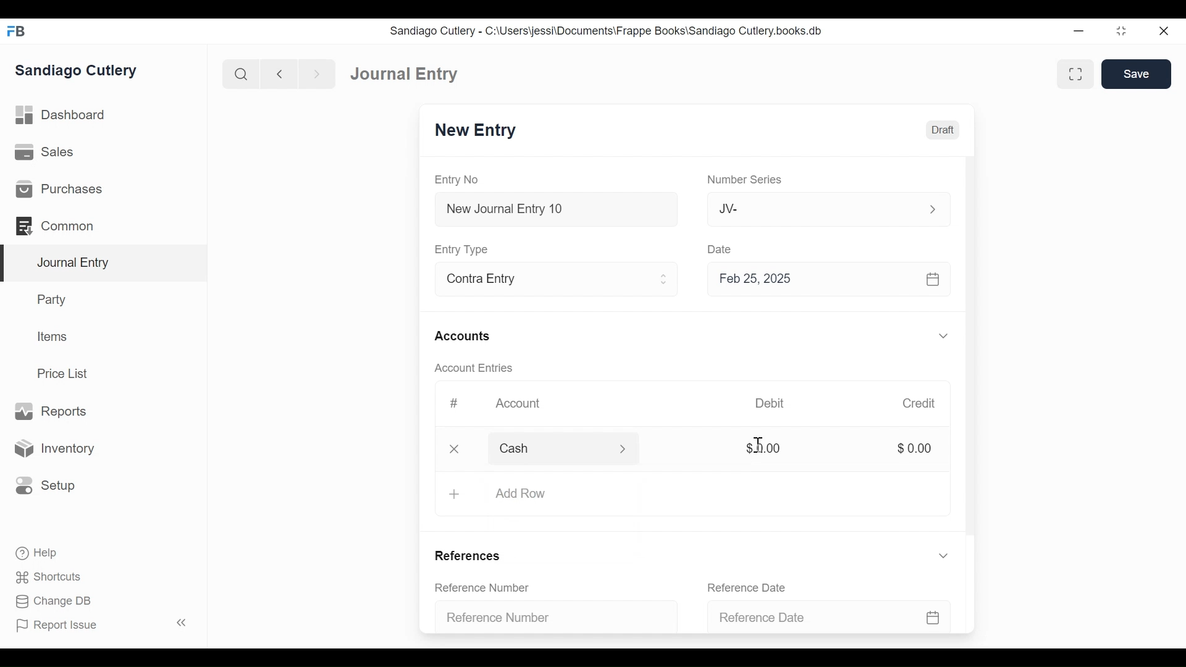 This screenshot has height=667, width=1186. I want to click on Account Entries, so click(479, 368).